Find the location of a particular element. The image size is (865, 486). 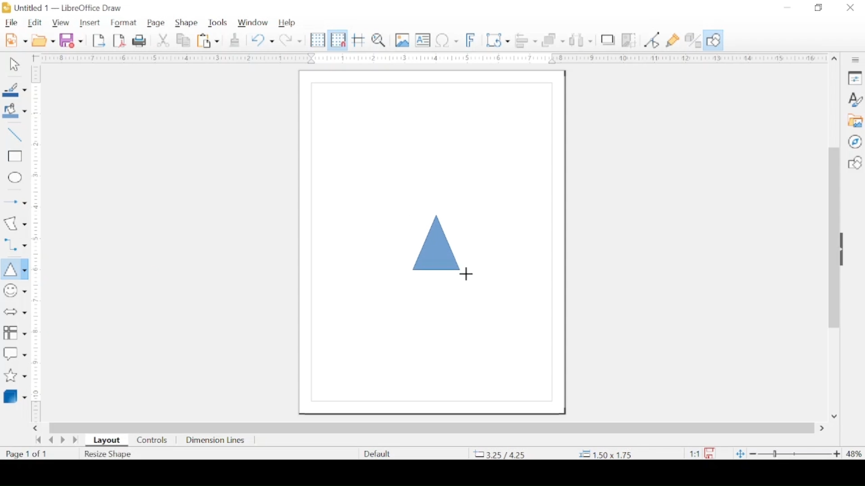

this document has been modified is located at coordinates (700, 452).